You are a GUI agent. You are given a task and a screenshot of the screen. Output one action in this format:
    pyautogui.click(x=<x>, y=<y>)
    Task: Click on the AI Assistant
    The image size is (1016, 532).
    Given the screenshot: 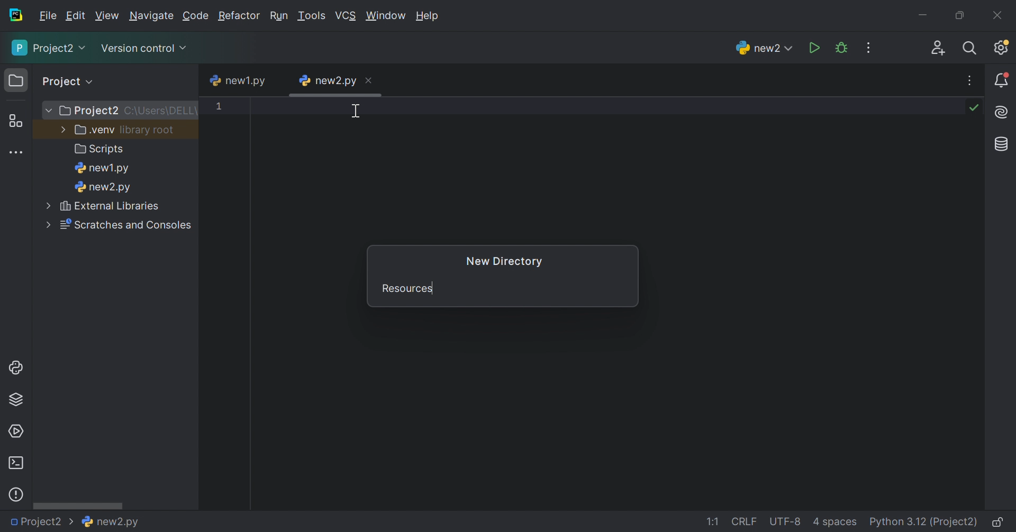 What is the action you would take?
    pyautogui.click(x=1004, y=112)
    